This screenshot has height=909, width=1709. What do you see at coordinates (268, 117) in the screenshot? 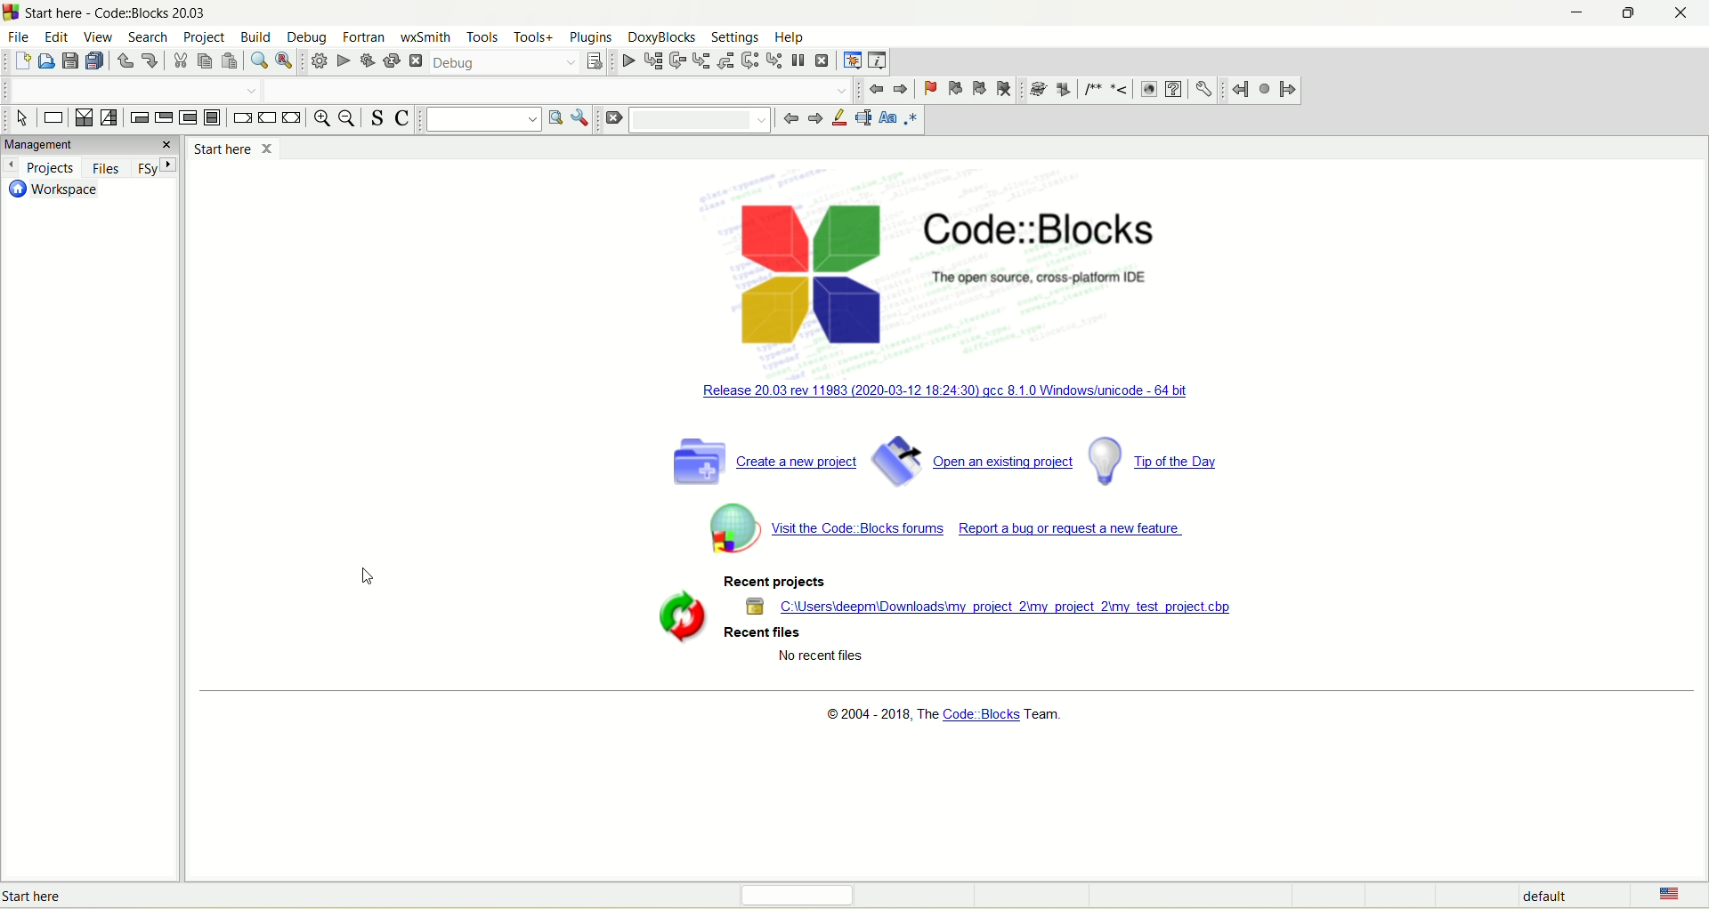
I see `continue instruction` at bounding box center [268, 117].